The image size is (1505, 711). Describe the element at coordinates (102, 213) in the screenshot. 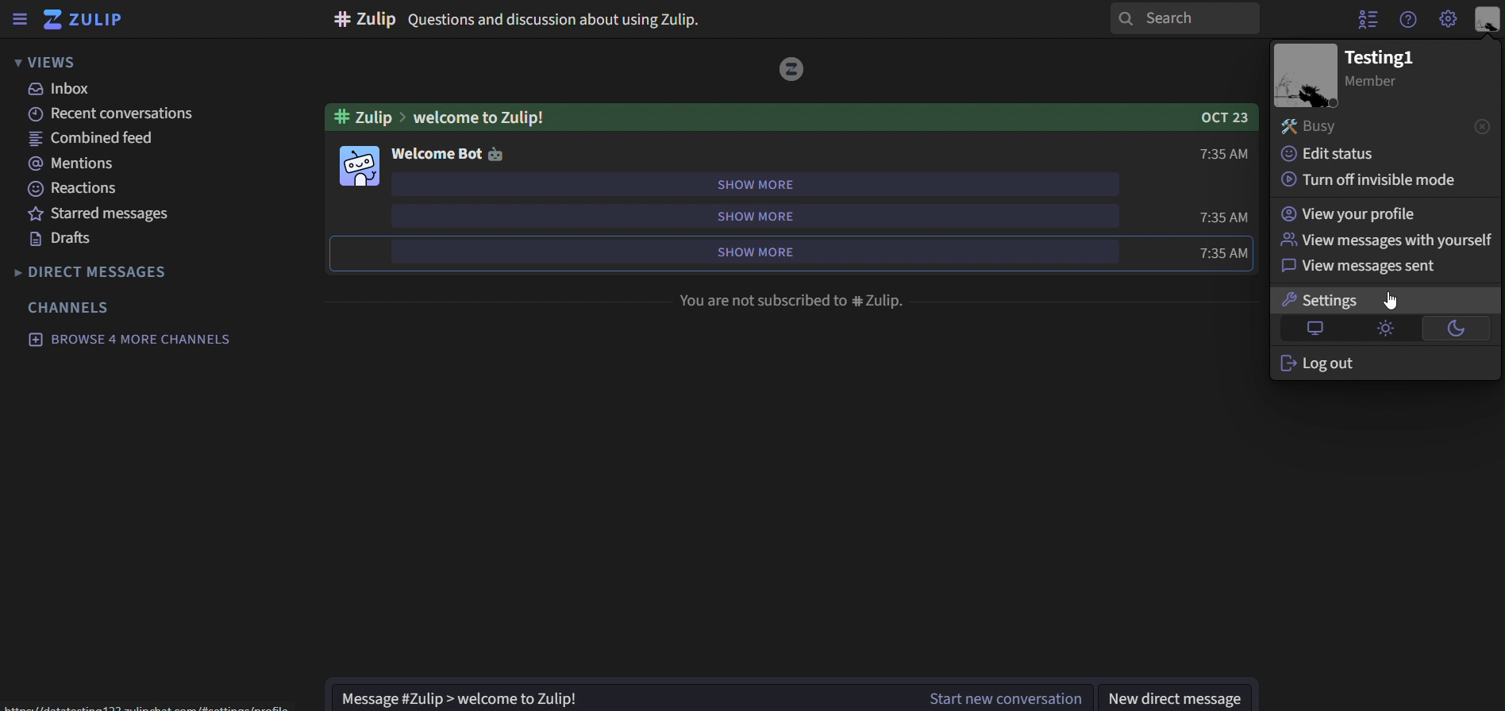

I see `starred messages` at that location.